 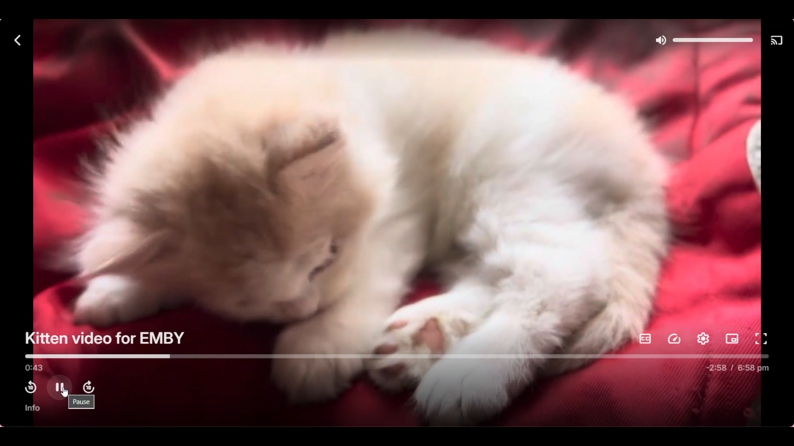 What do you see at coordinates (646, 339) in the screenshot?
I see `Subtitles` at bounding box center [646, 339].